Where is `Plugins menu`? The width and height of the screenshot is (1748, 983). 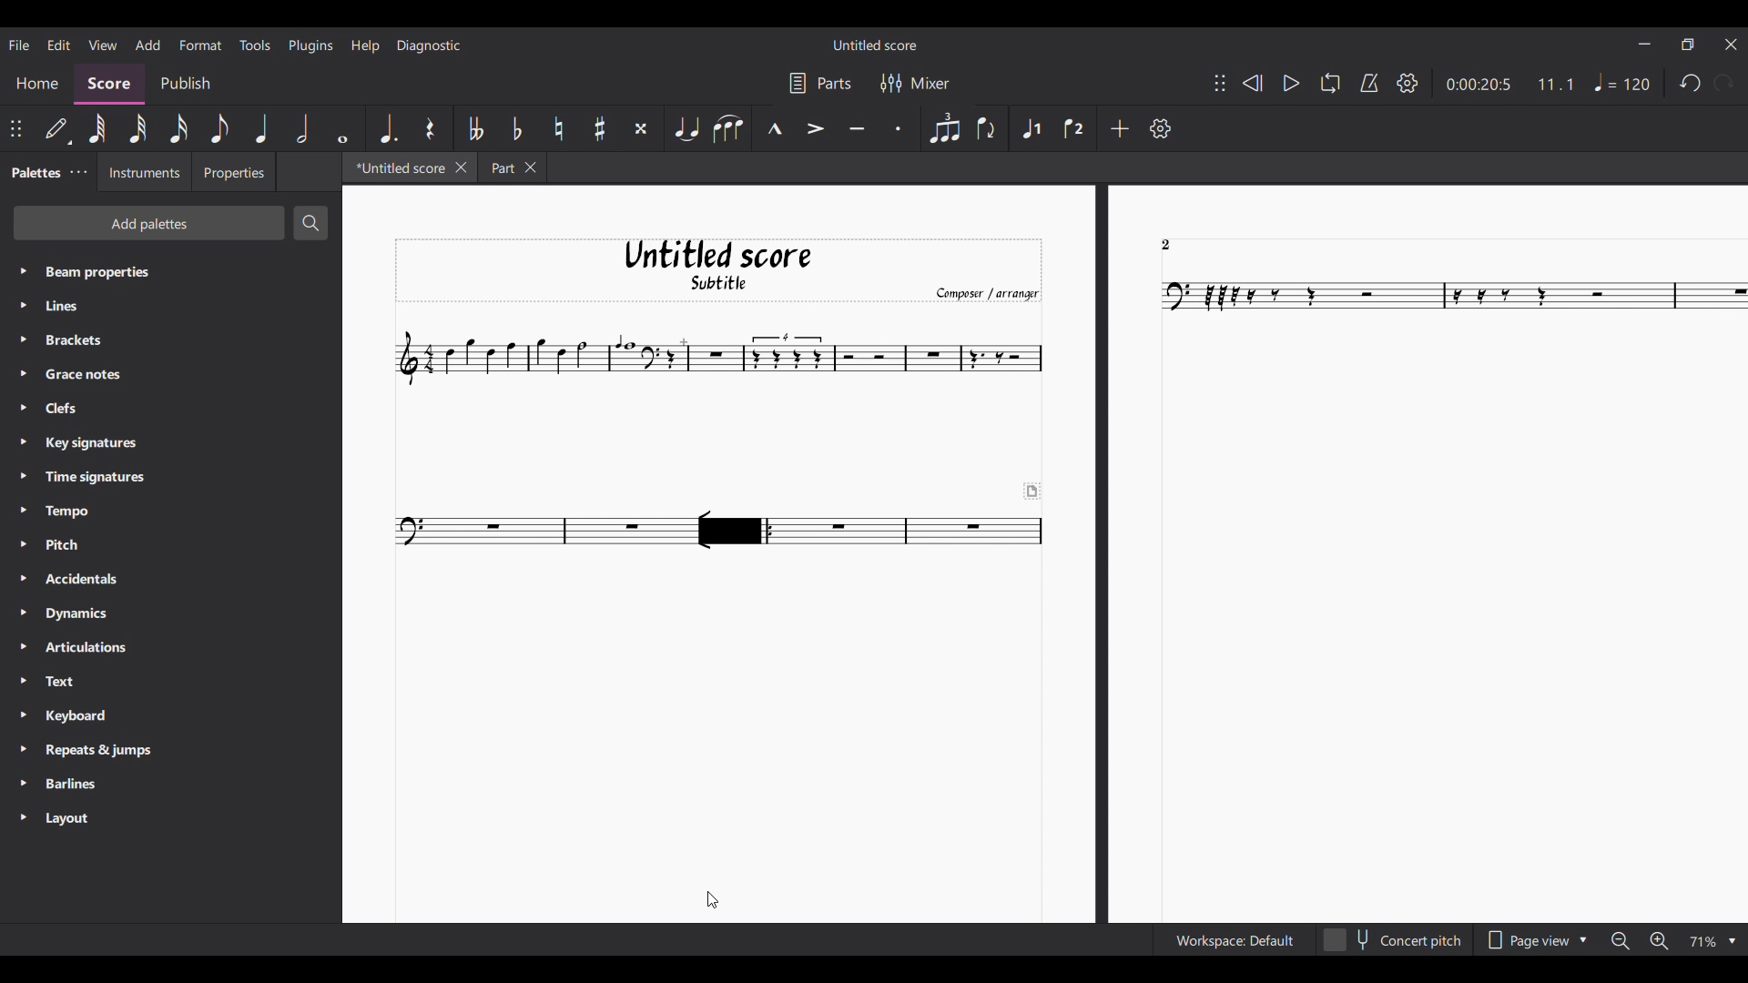 Plugins menu is located at coordinates (310, 46).